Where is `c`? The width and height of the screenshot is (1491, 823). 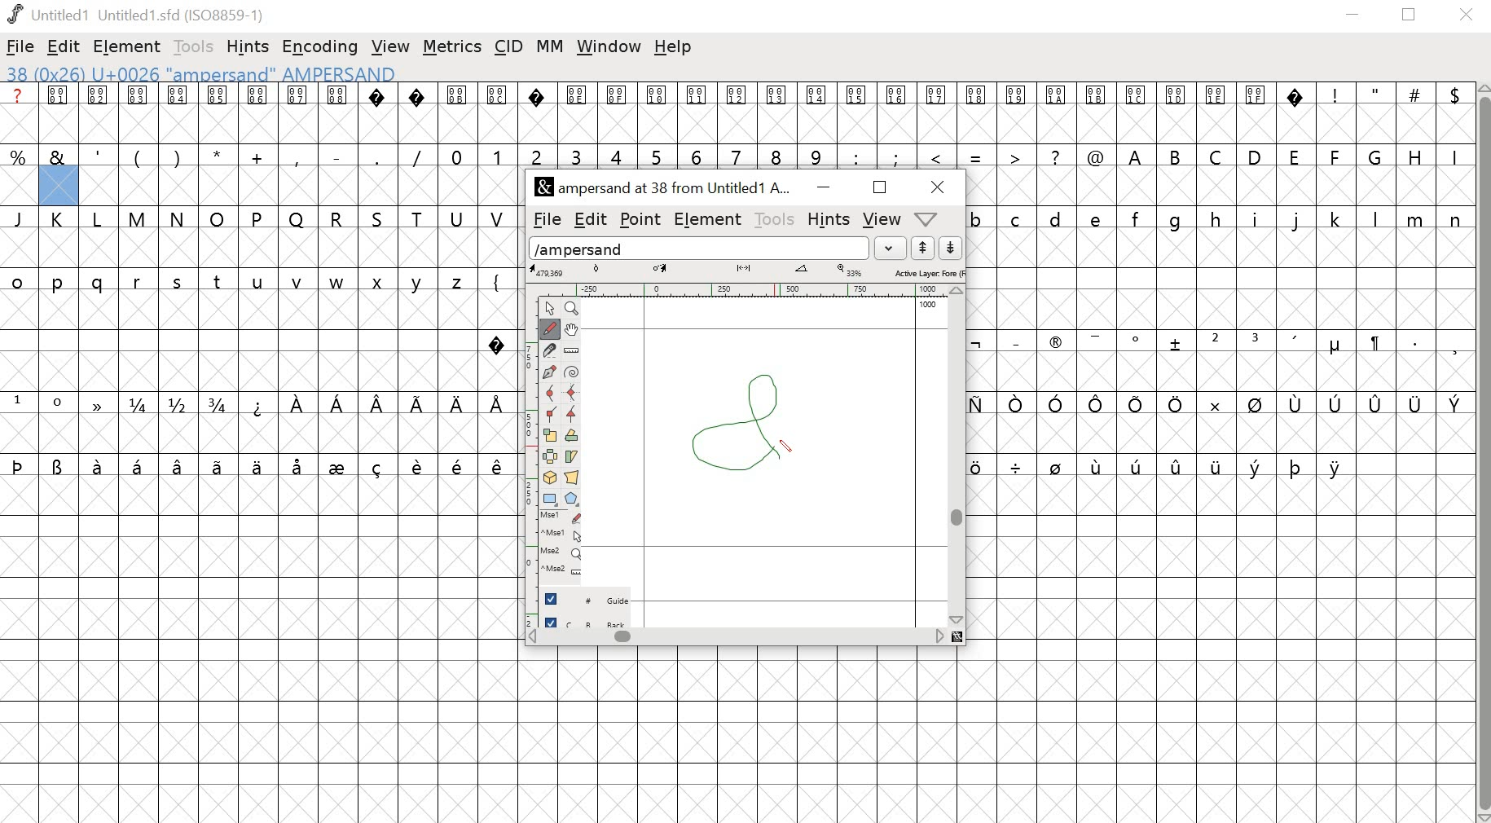
c is located at coordinates (1018, 218).